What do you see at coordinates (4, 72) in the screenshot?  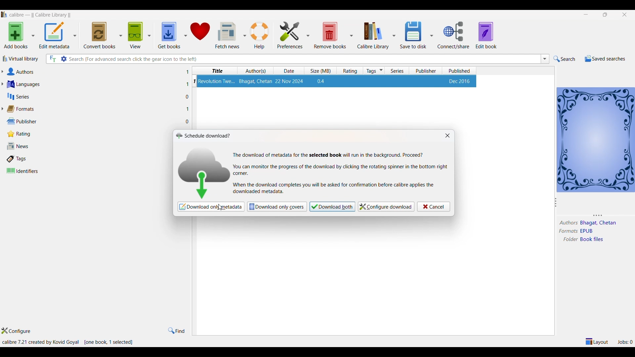 I see `Author list dropdown button` at bounding box center [4, 72].